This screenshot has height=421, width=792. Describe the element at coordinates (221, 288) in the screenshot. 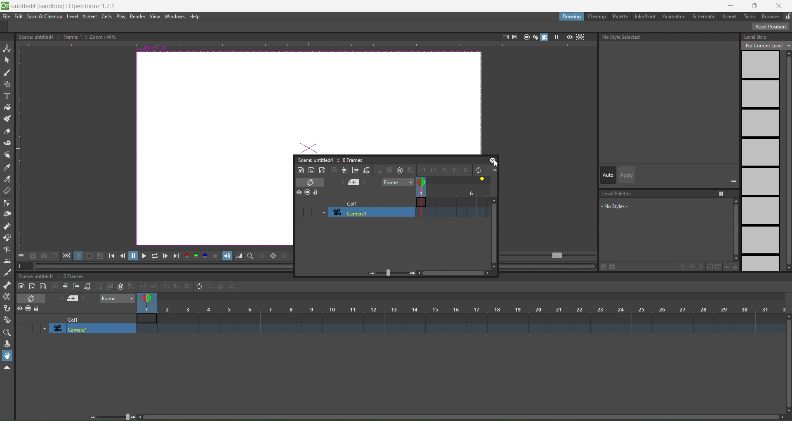

I see `swing` at that location.